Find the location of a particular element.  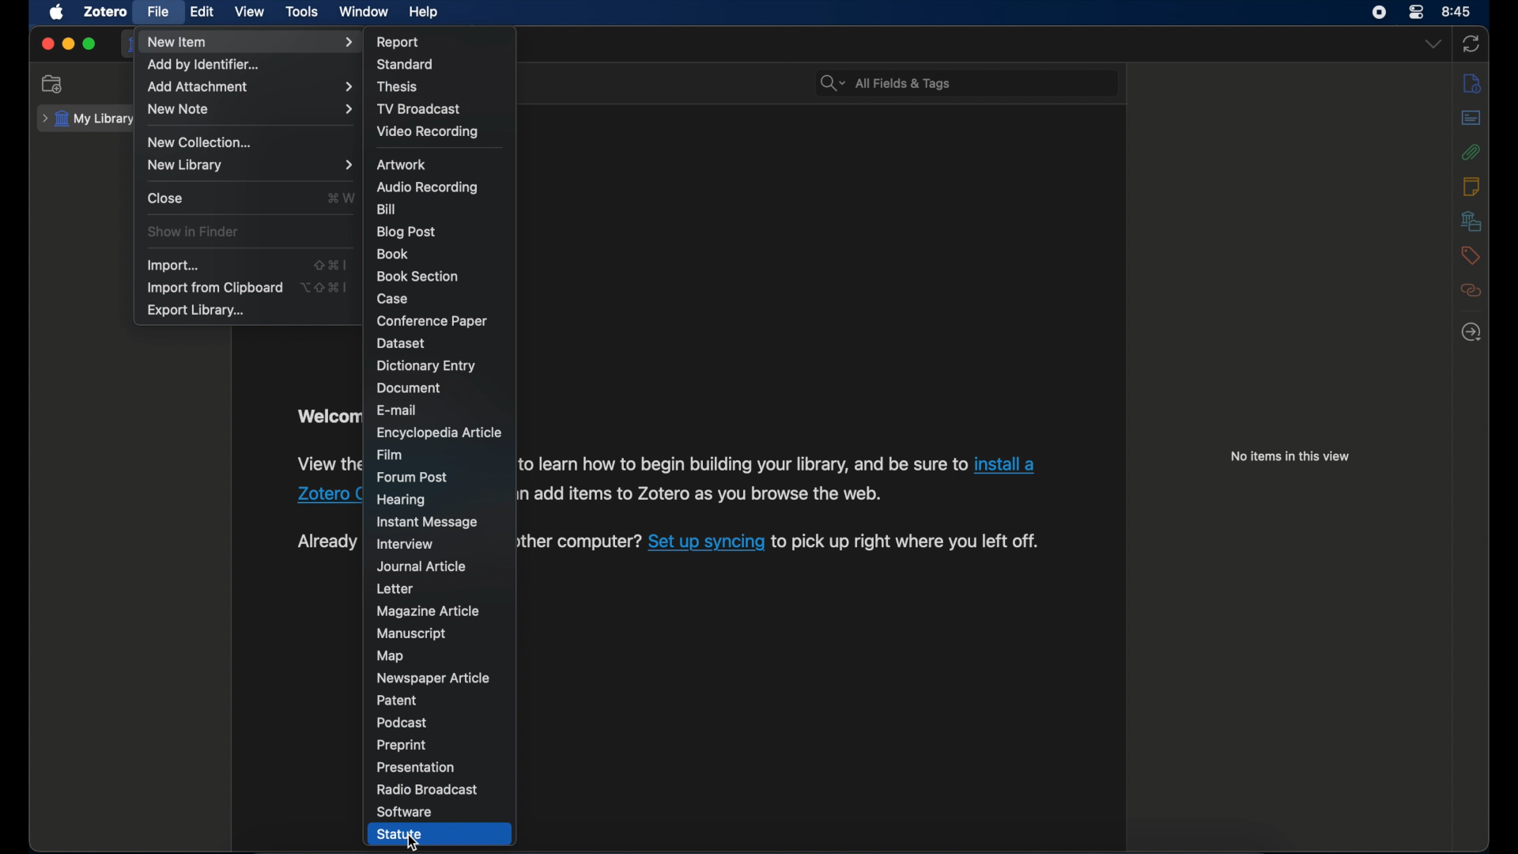

conference paper is located at coordinates (432, 321).